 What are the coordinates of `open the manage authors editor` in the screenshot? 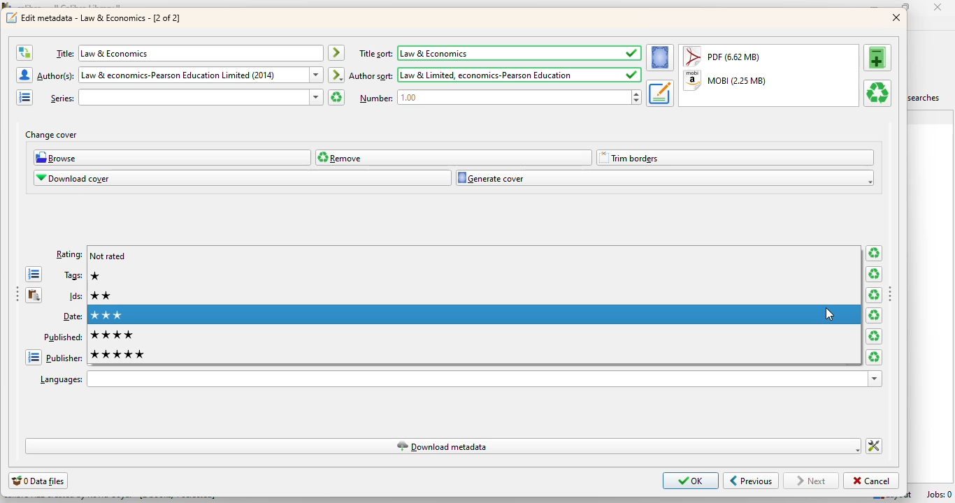 It's located at (24, 75).